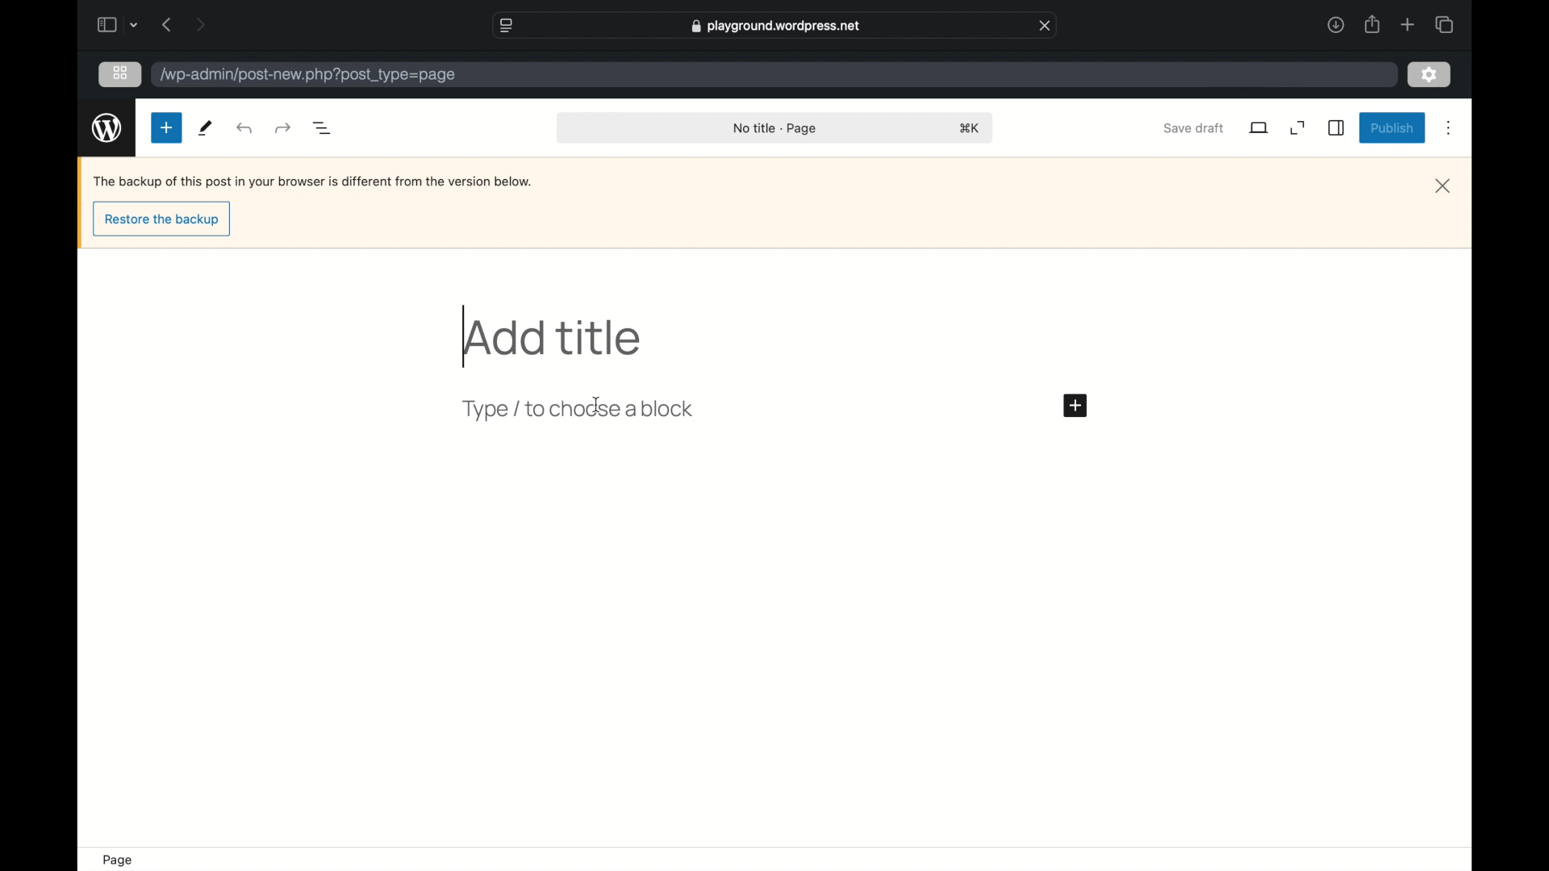 The width and height of the screenshot is (1549, 871). What do you see at coordinates (1192, 127) in the screenshot?
I see `save draft` at bounding box center [1192, 127].